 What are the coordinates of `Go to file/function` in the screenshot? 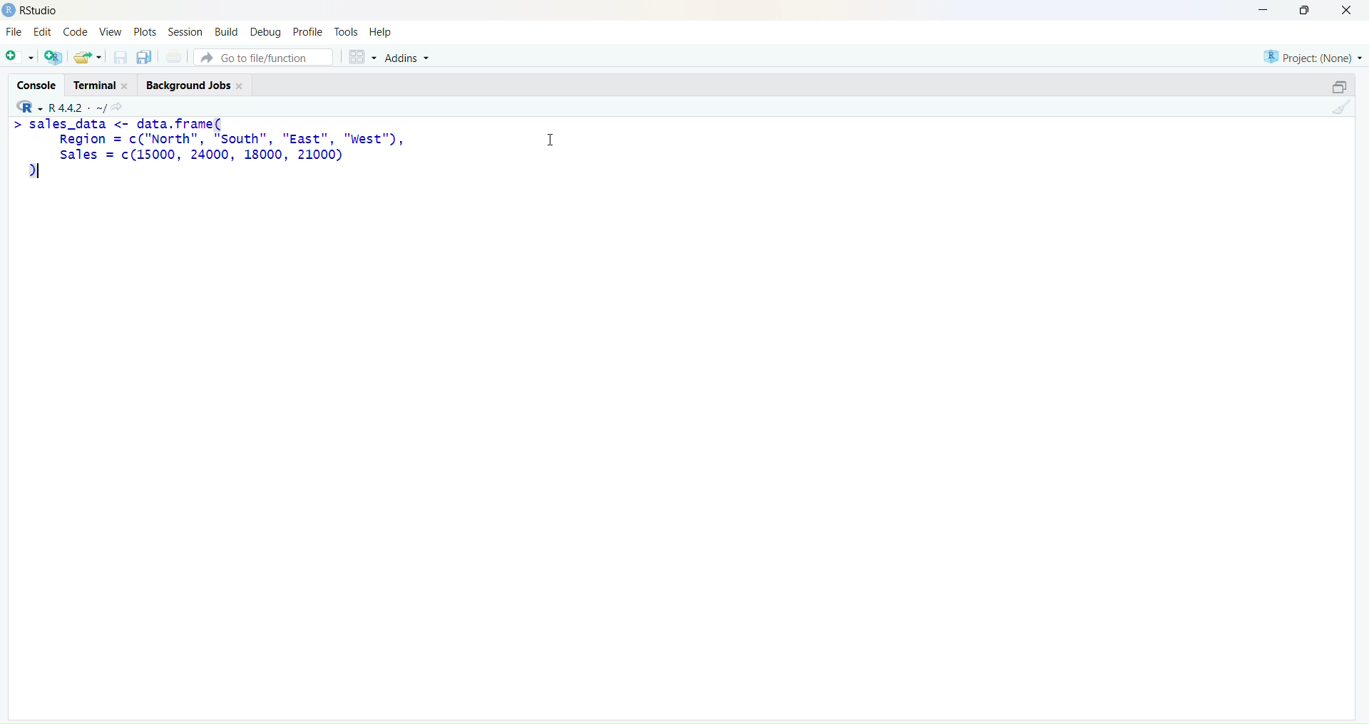 It's located at (262, 55).